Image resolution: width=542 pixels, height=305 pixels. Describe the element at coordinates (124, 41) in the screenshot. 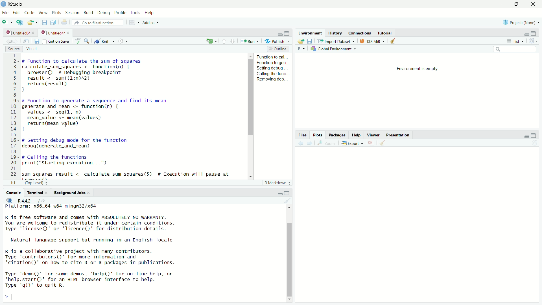

I see `settings` at that location.